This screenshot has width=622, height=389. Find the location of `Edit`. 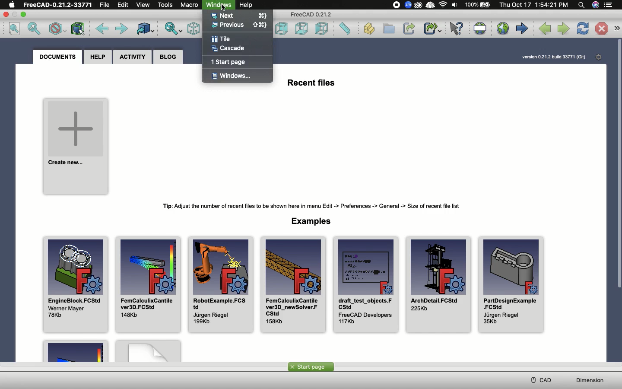

Edit is located at coordinates (124, 5).